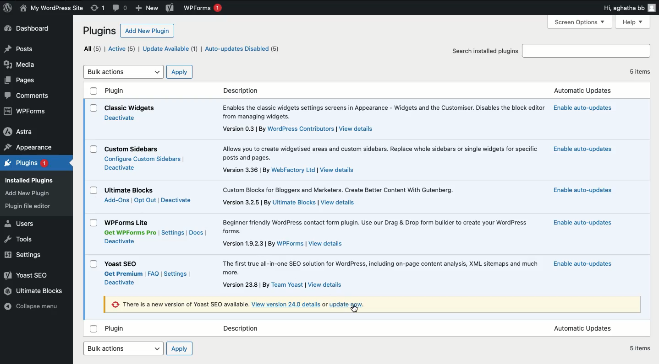 Image resolution: width=659 pixels, height=364 pixels. I want to click on WPForms, so click(30, 111).